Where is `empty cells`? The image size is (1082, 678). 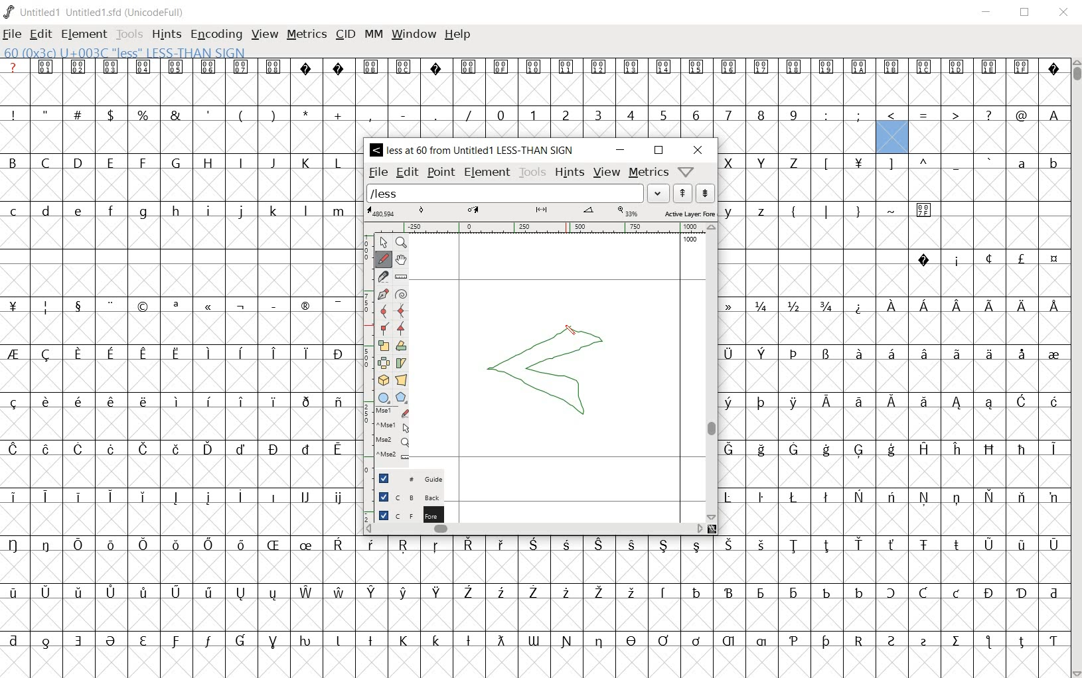
empty cells is located at coordinates (532, 89).